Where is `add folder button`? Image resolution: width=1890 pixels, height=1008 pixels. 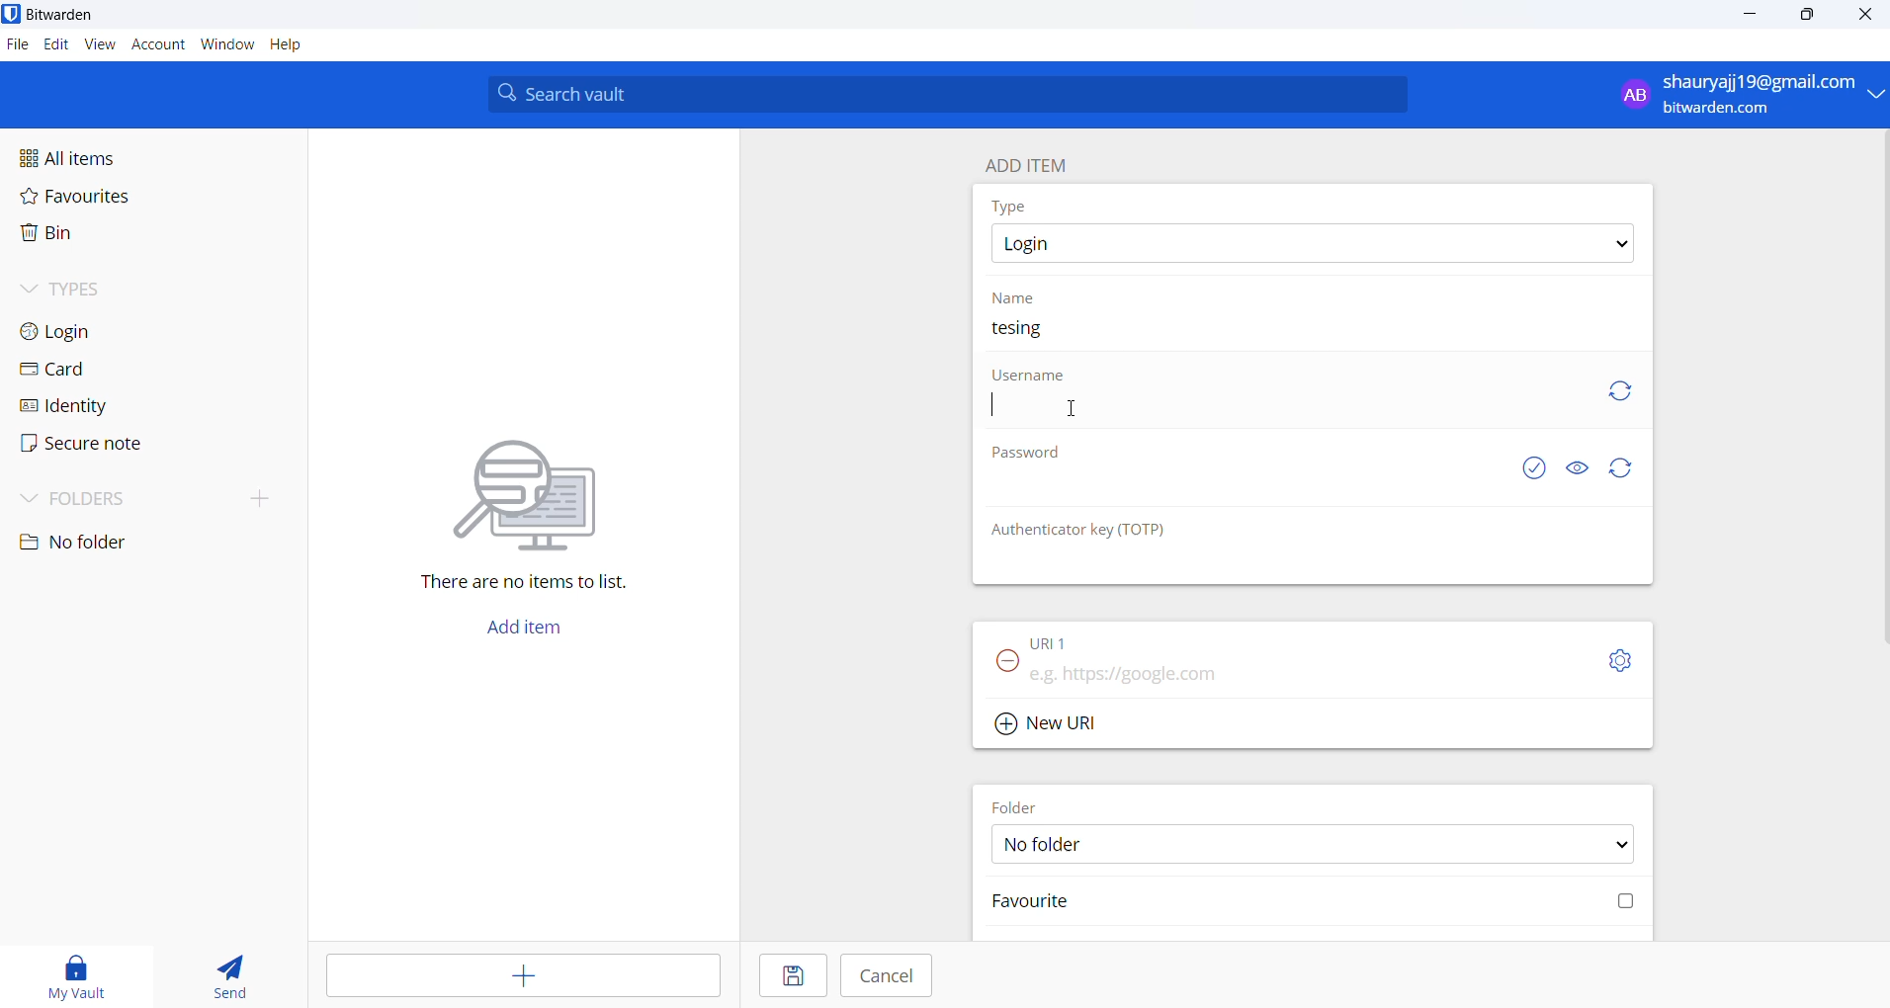 add folder button is located at coordinates (262, 497).